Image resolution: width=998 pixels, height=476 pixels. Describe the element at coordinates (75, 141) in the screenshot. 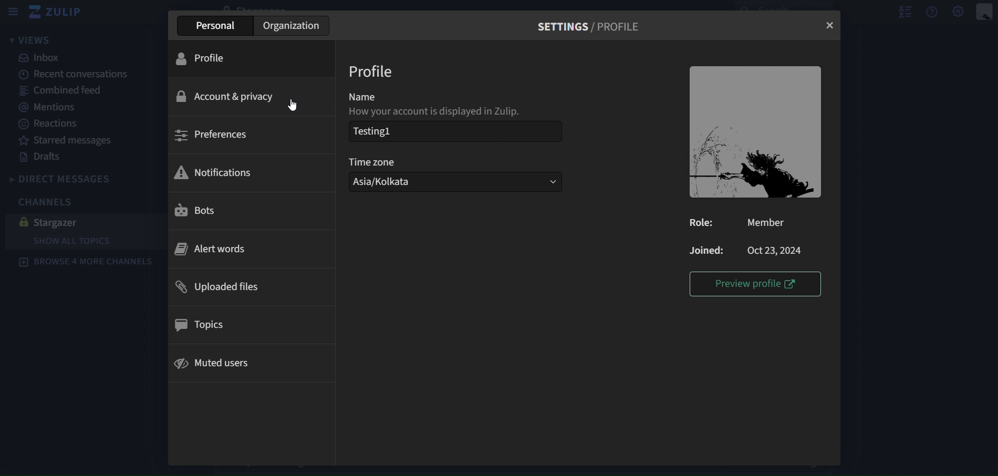

I see `starred messages` at that location.